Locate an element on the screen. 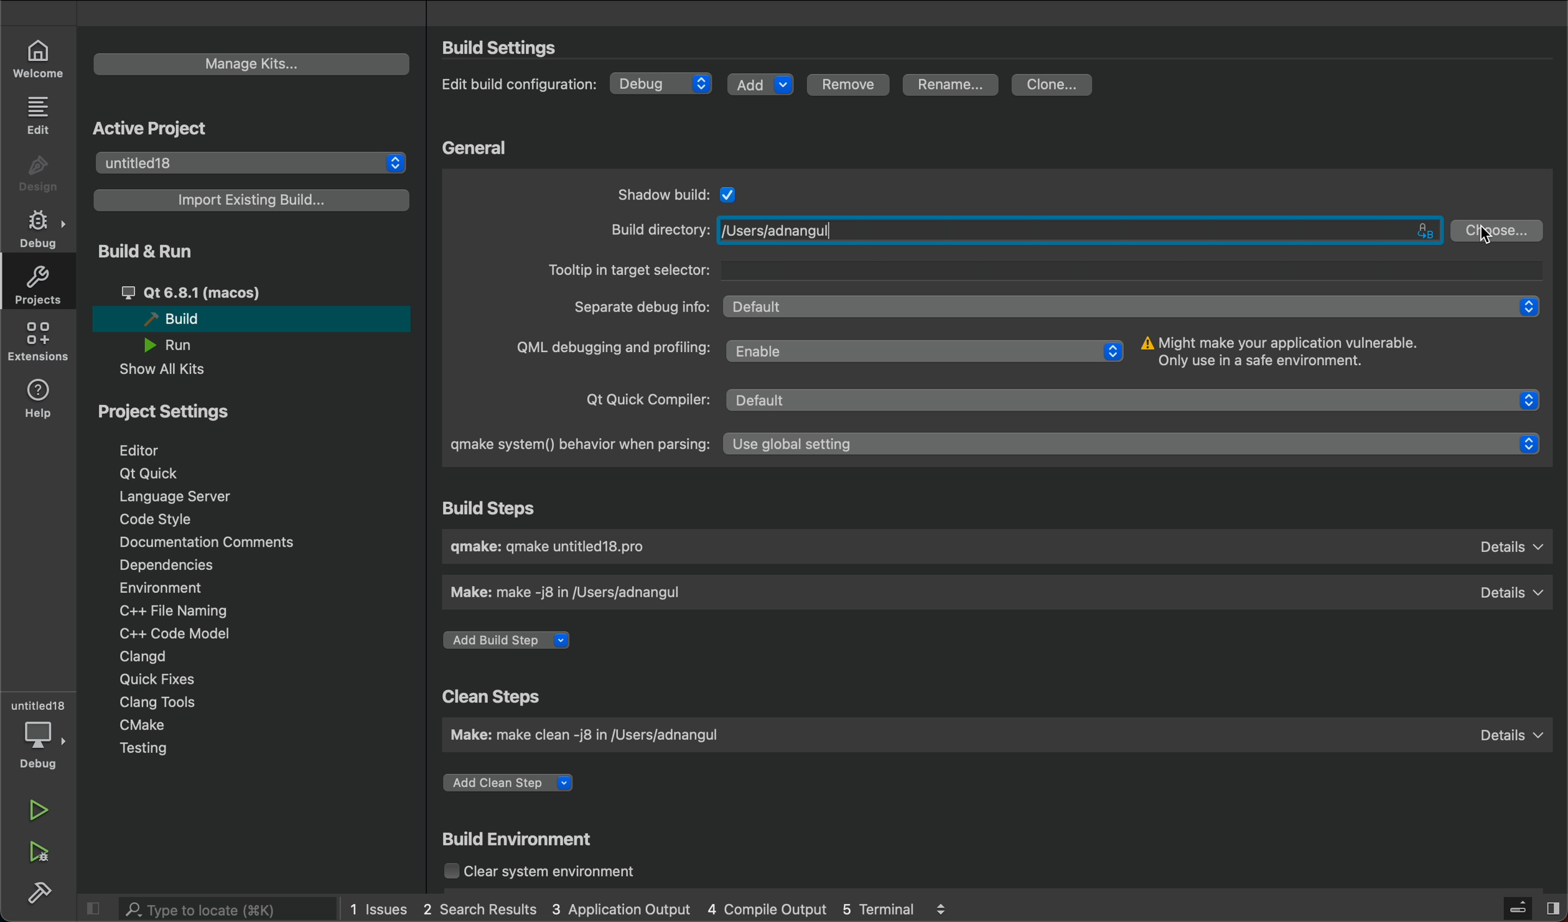 The height and width of the screenshot is (922, 1568). untitled18 is located at coordinates (254, 162).